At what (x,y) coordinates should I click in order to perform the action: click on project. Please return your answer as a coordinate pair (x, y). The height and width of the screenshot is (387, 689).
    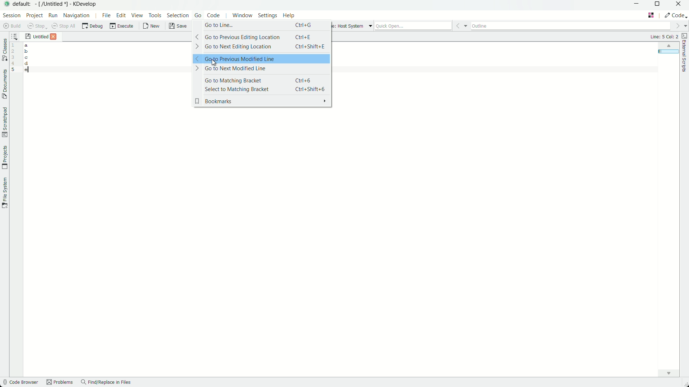
    Looking at the image, I should click on (34, 16).